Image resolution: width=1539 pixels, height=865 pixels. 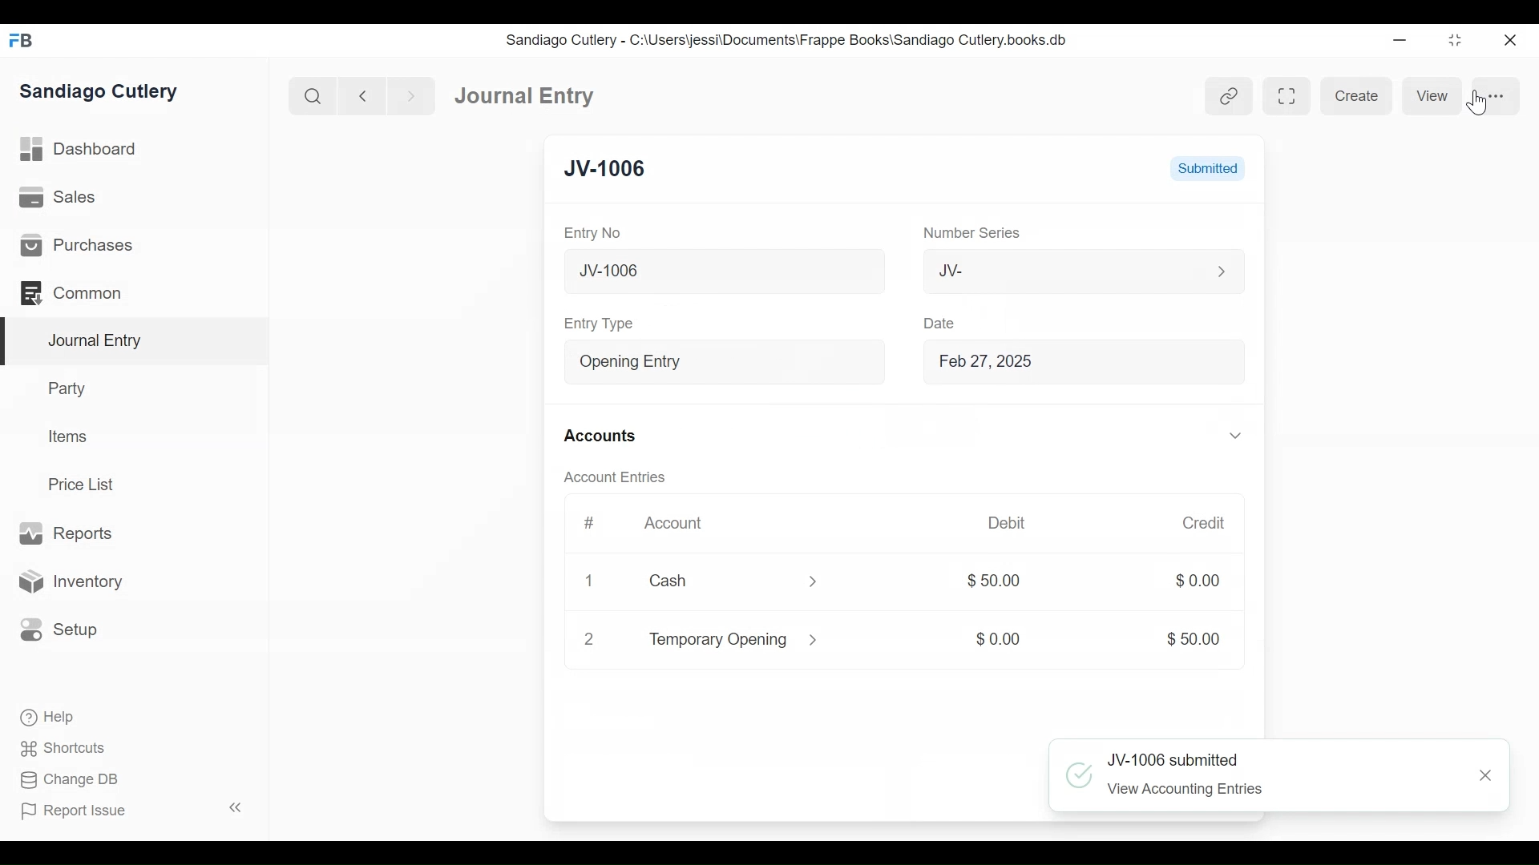 What do you see at coordinates (1000, 521) in the screenshot?
I see `Debit` at bounding box center [1000, 521].